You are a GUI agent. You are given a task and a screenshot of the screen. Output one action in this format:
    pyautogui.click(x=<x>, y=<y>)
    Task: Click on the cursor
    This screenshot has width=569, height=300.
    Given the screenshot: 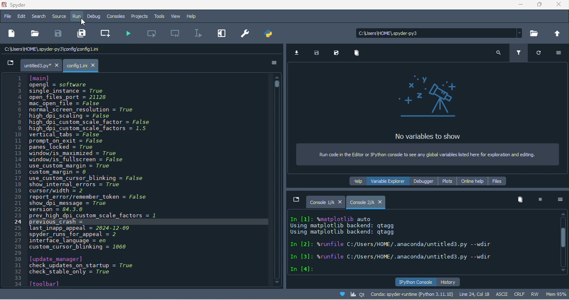 What is the action you would take?
    pyautogui.click(x=82, y=22)
    